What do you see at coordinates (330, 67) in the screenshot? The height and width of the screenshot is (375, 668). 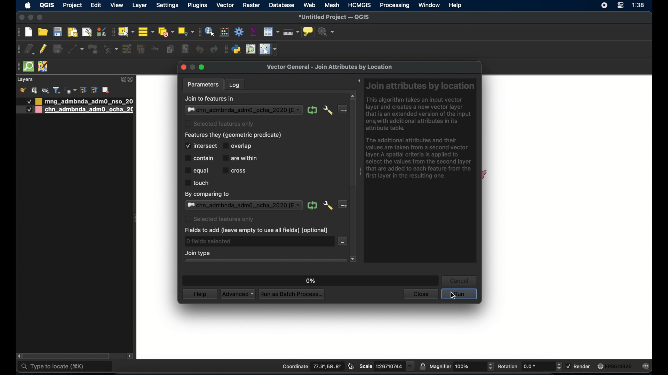 I see `vector general - join attributes by location` at bounding box center [330, 67].